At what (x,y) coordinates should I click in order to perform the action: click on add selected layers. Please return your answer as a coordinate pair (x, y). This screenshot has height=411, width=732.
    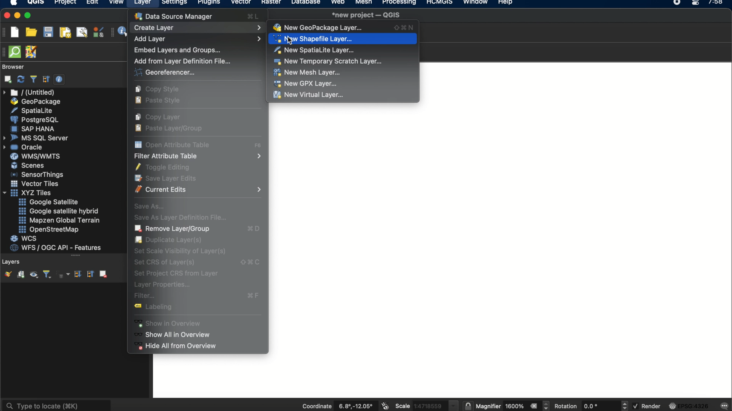
    Looking at the image, I should click on (6, 79).